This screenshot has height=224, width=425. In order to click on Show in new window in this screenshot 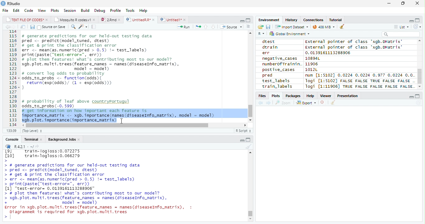, I will do `click(22, 27)`.